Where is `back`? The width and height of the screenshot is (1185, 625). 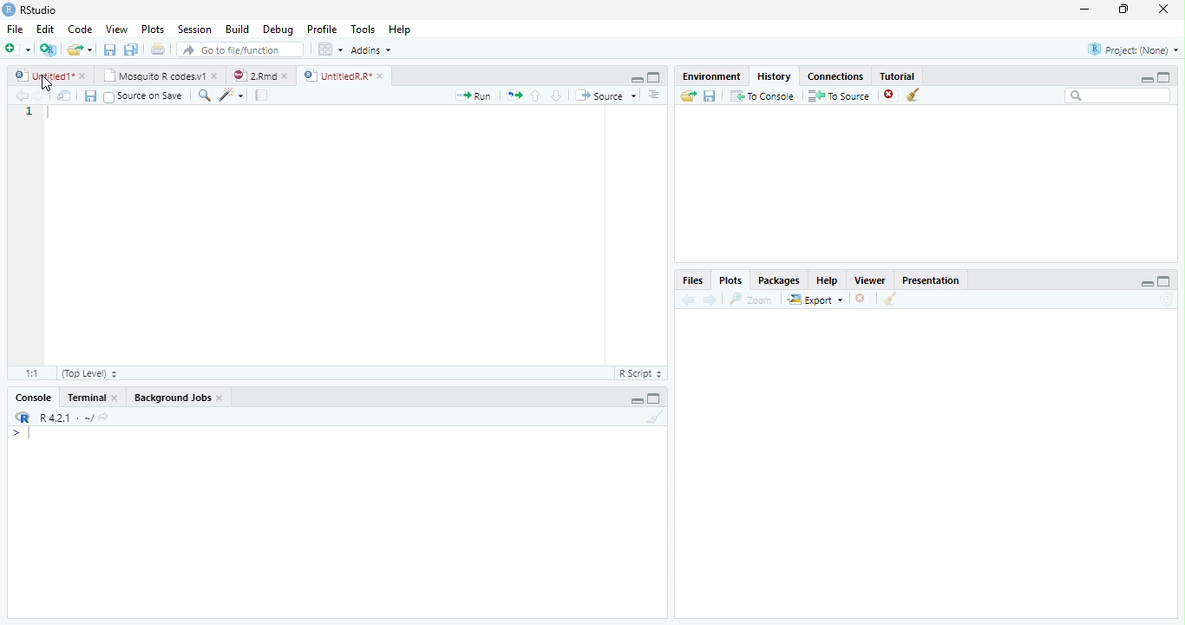 back is located at coordinates (19, 96).